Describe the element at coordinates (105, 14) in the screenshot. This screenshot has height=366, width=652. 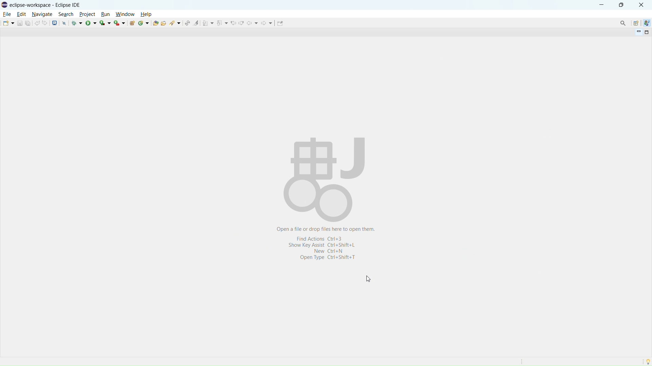
I see `run` at that location.